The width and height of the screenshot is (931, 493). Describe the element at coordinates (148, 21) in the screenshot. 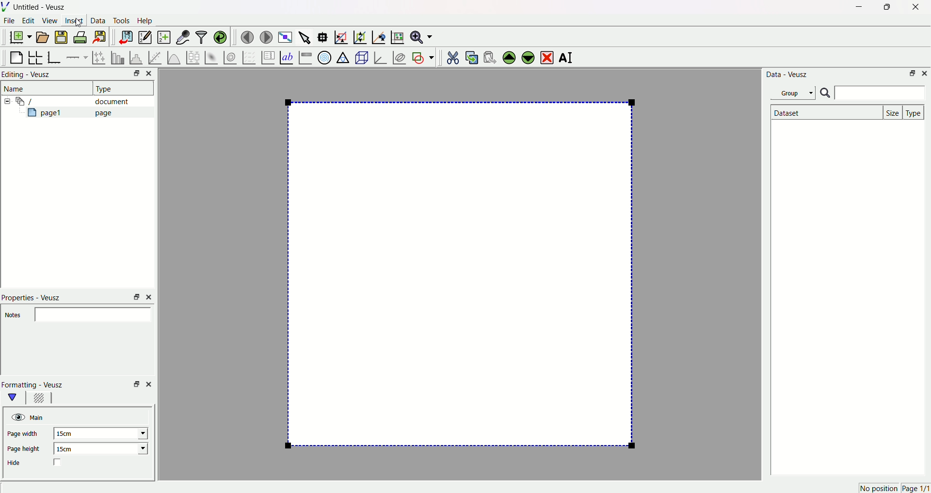

I see `Help` at that location.